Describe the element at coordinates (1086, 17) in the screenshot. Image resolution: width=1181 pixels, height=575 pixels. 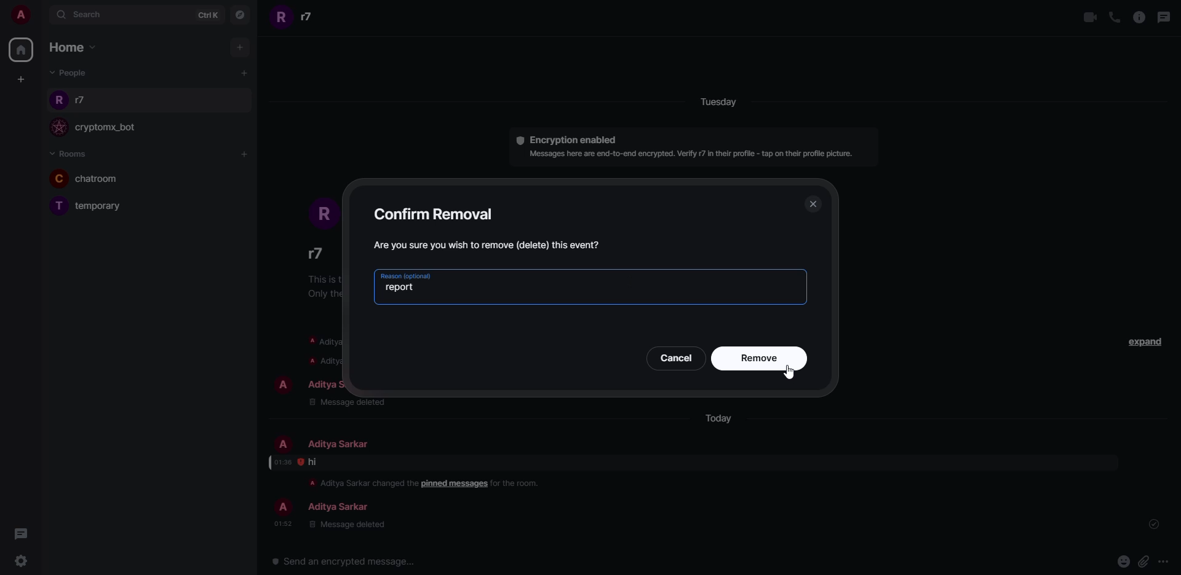
I see `video call` at that location.